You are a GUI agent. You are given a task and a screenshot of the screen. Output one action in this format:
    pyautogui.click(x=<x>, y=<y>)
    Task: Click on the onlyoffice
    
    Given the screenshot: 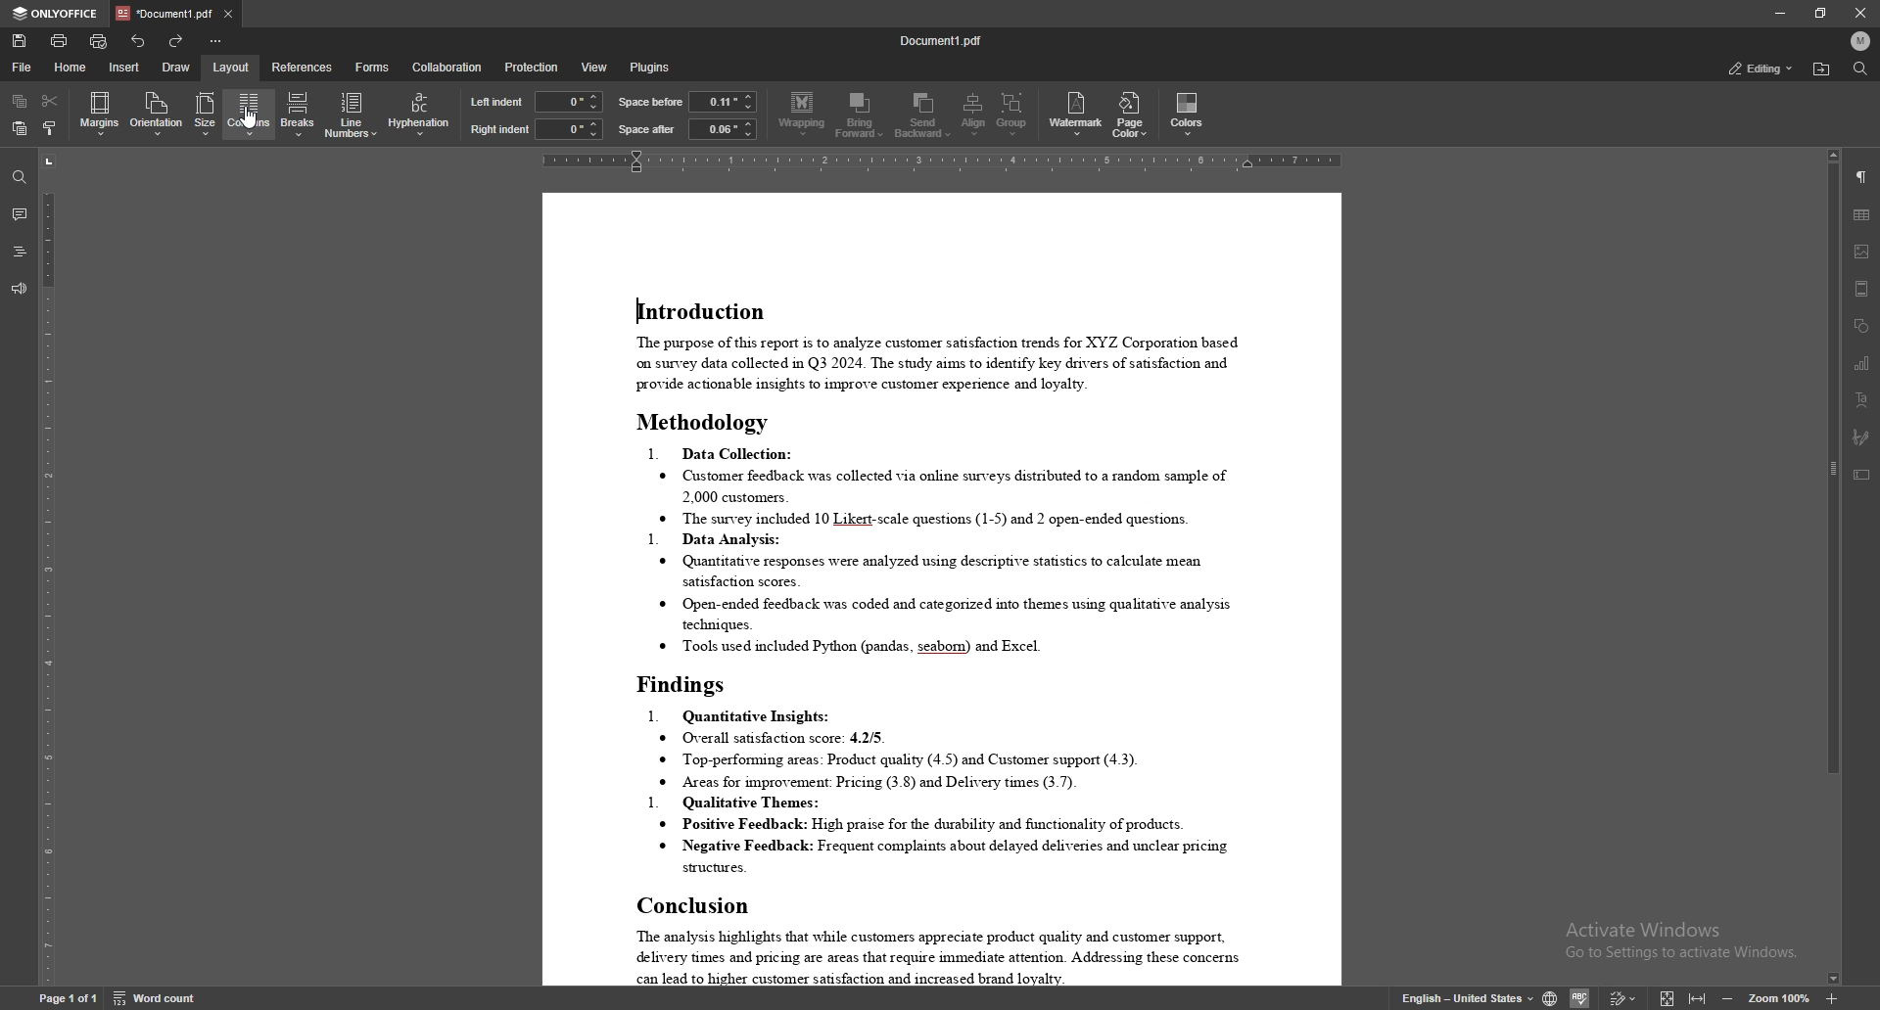 What is the action you would take?
    pyautogui.click(x=57, y=15)
    